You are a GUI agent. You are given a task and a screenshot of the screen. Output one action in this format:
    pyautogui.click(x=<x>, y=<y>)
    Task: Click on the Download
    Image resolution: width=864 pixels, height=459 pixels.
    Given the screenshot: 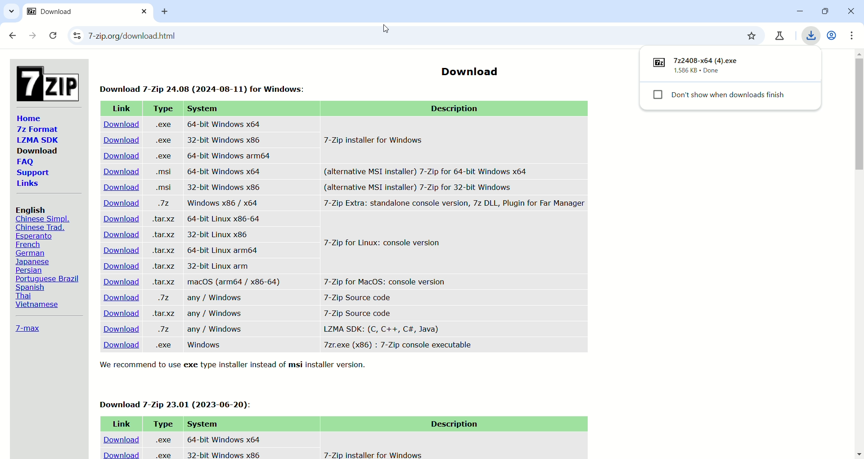 What is the action you would take?
    pyautogui.click(x=116, y=187)
    